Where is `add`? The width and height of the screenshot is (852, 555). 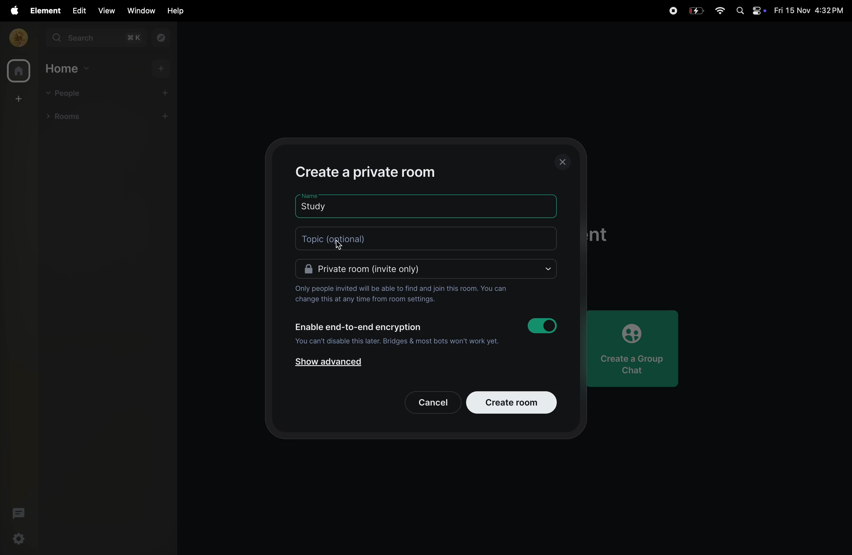 add is located at coordinates (162, 70).